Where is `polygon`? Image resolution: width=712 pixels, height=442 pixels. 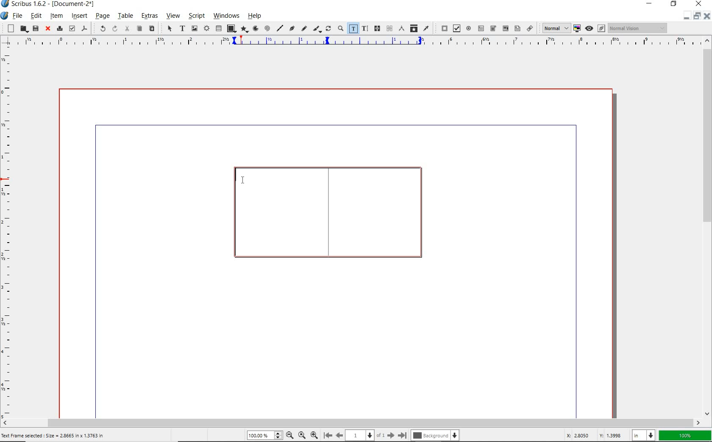 polygon is located at coordinates (243, 29).